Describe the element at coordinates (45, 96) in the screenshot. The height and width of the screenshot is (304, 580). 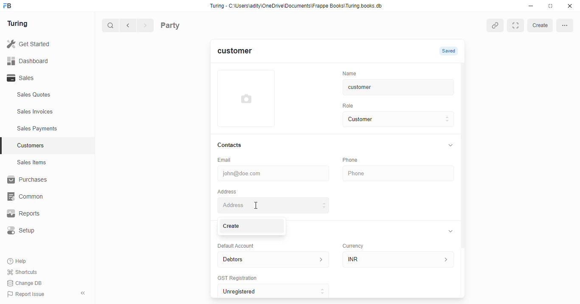
I see `Sales Quotes` at that location.